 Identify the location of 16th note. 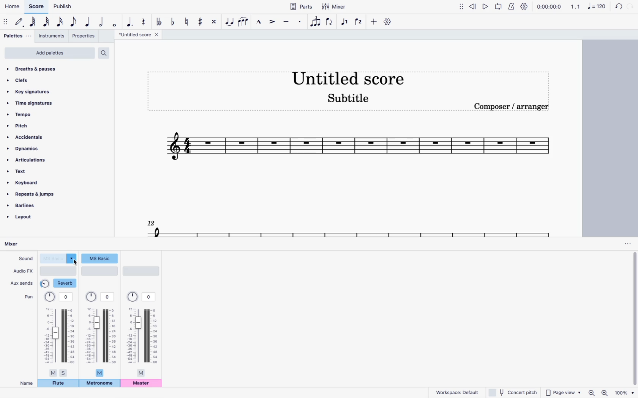
(60, 23).